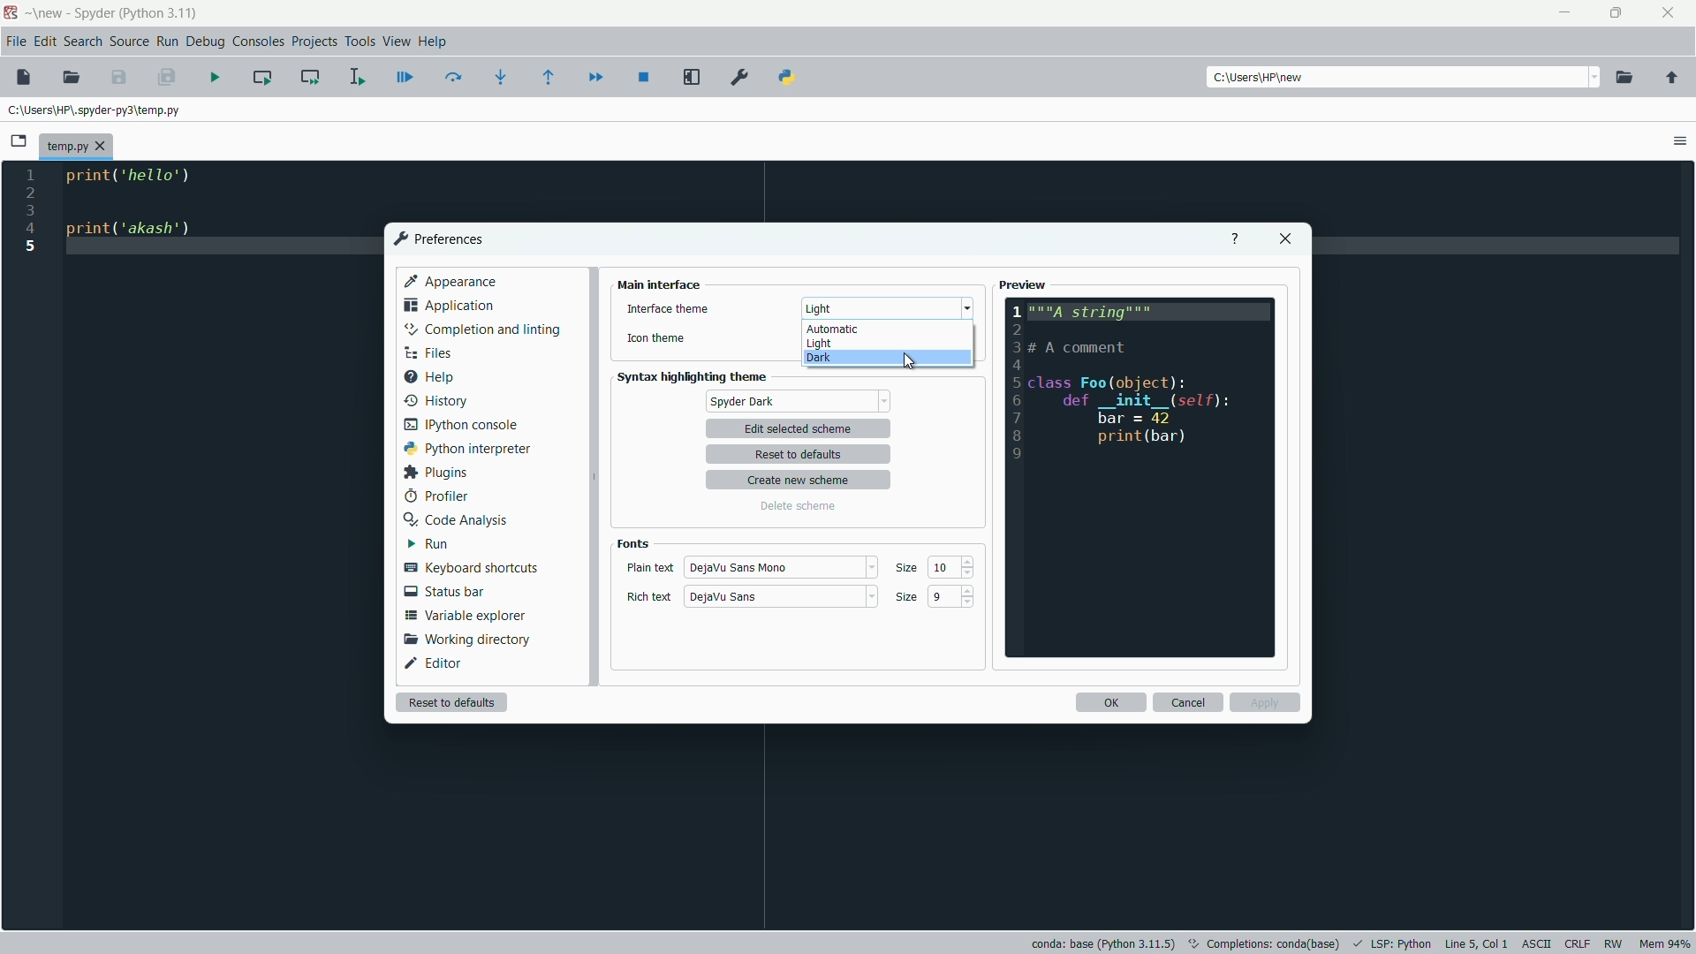 This screenshot has height=954, width=1696. What do you see at coordinates (1565, 15) in the screenshot?
I see `minimize` at bounding box center [1565, 15].